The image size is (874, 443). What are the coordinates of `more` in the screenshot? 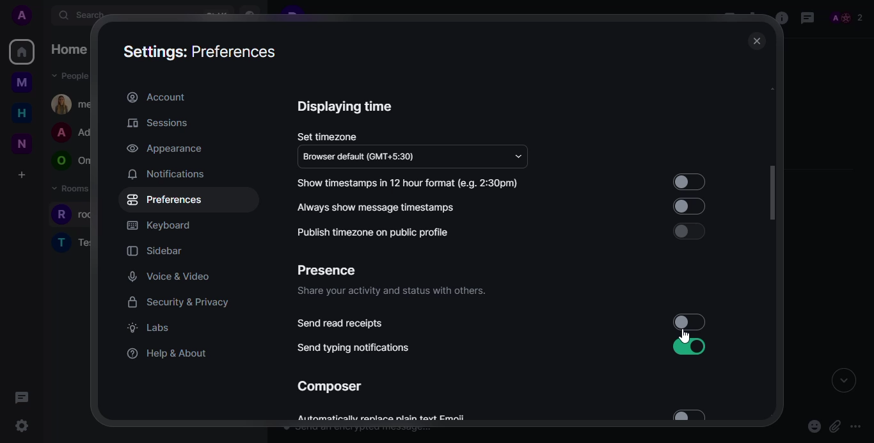 It's located at (857, 426).